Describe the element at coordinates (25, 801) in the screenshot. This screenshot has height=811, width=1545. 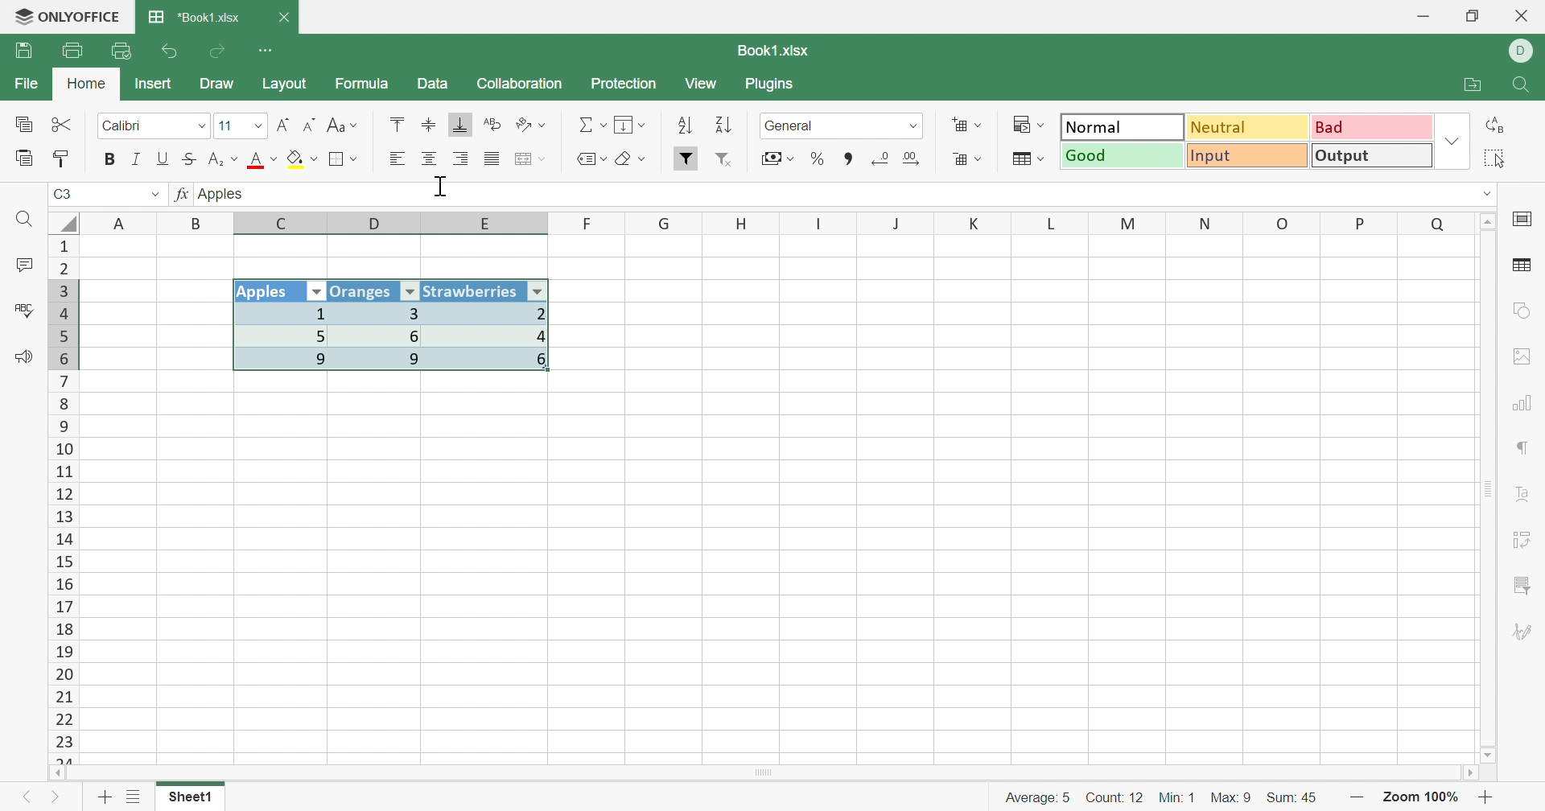
I see `Previous` at that location.